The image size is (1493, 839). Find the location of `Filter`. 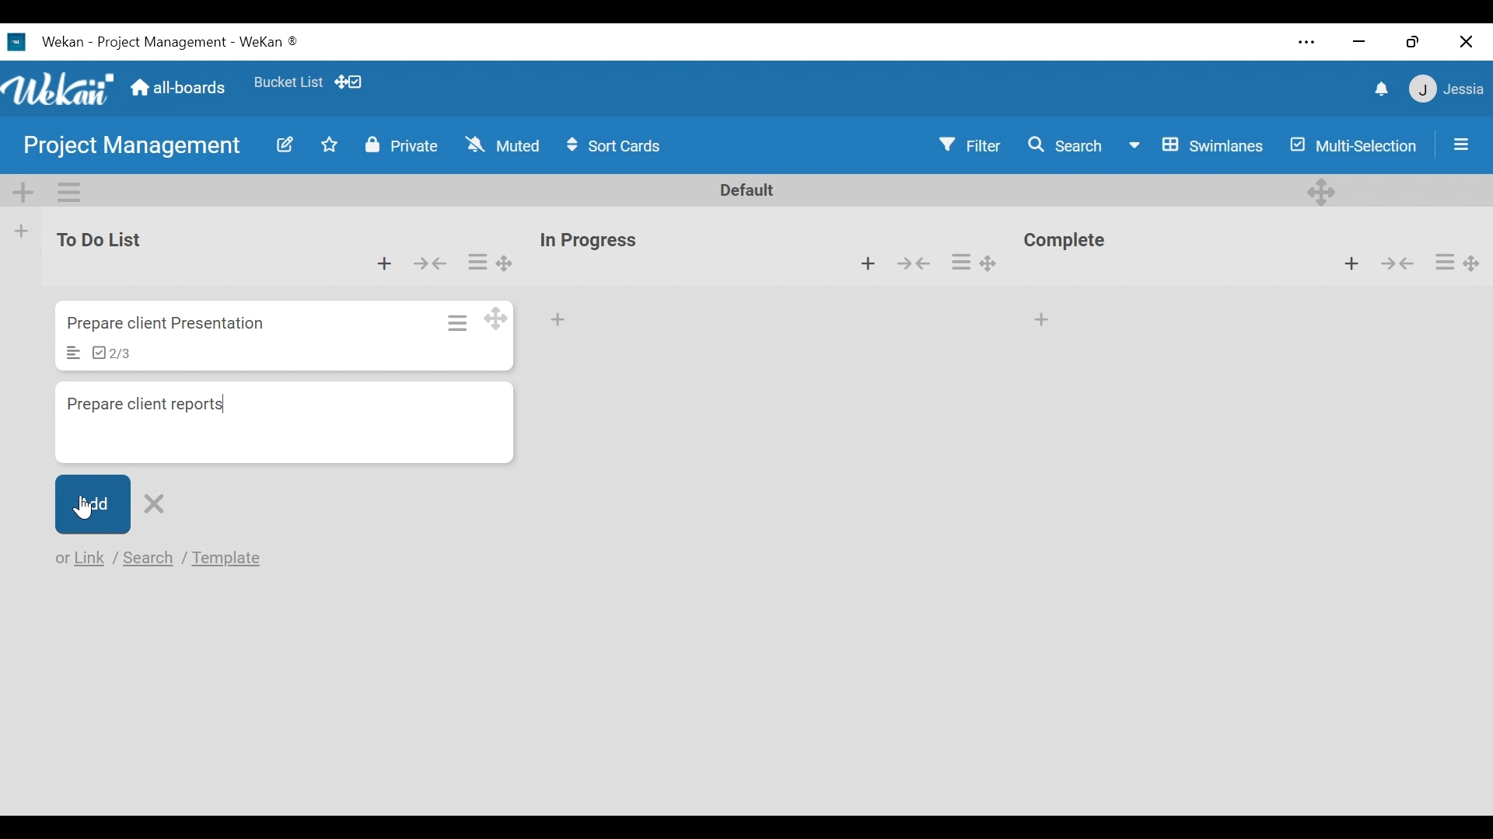

Filter is located at coordinates (971, 145).